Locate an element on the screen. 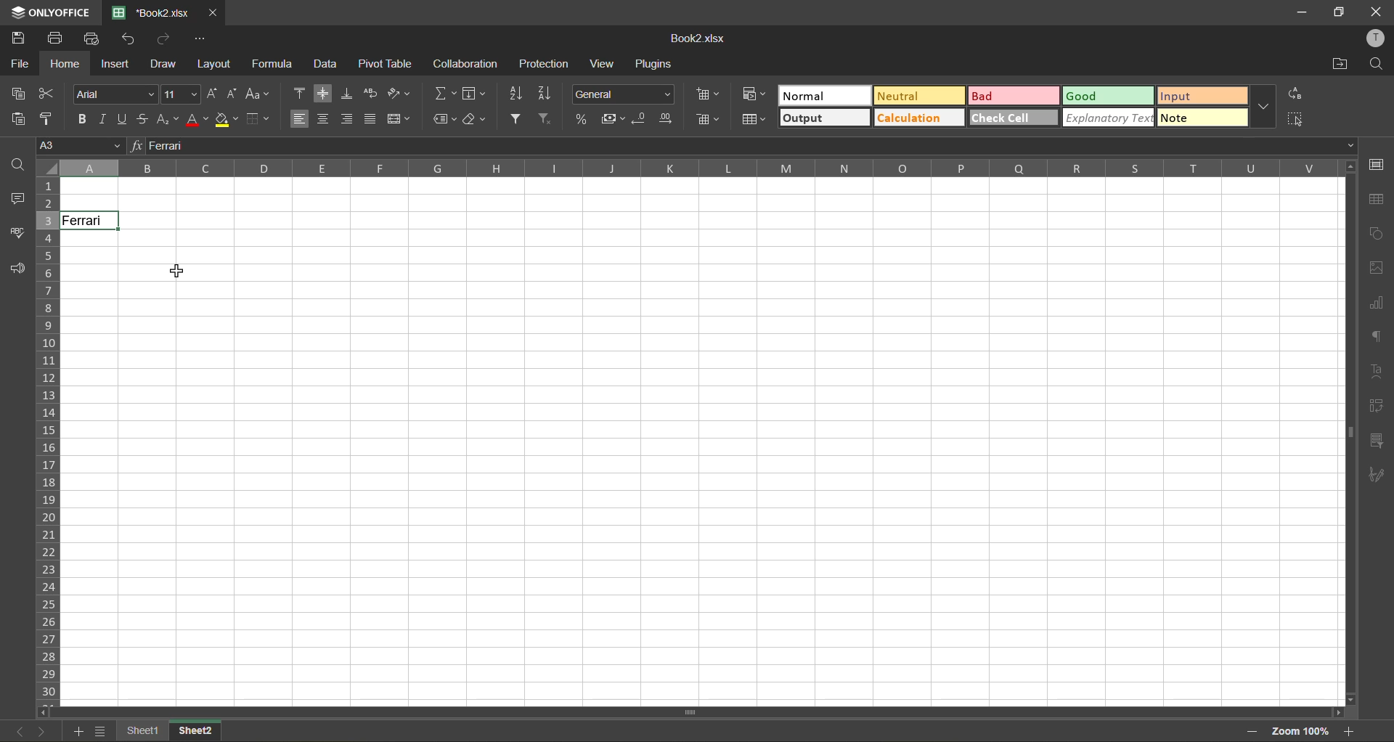 This screenshot has height=742, width=1394. sub/superscript is located at coordinates (166, 122).